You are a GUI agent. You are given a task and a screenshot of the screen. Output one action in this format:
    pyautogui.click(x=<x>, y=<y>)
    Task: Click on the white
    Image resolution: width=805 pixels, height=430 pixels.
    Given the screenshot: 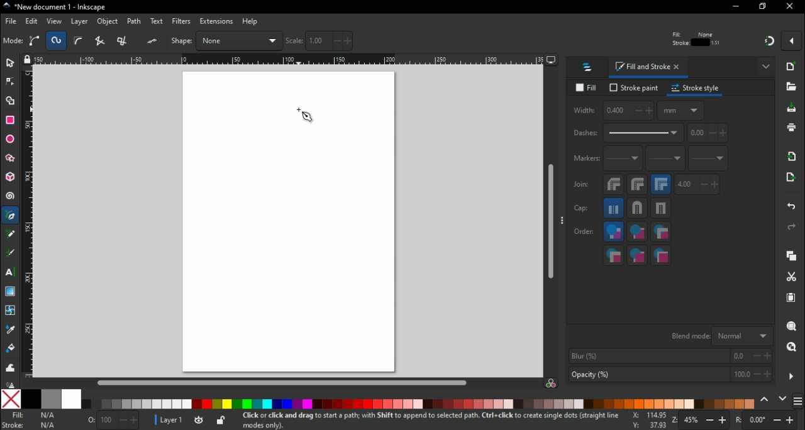 What is the action you would take?
    pyautogui.click(x=71, y=399)
    